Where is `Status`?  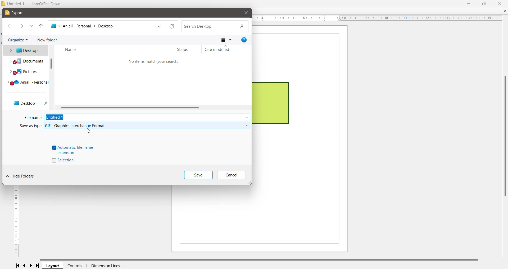 Status is located at coordinates (188, 49).